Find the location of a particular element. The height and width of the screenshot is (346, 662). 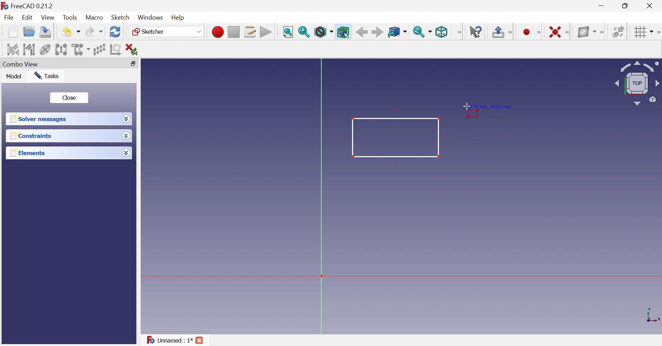

Minimize is located at coordinates (604, 5).